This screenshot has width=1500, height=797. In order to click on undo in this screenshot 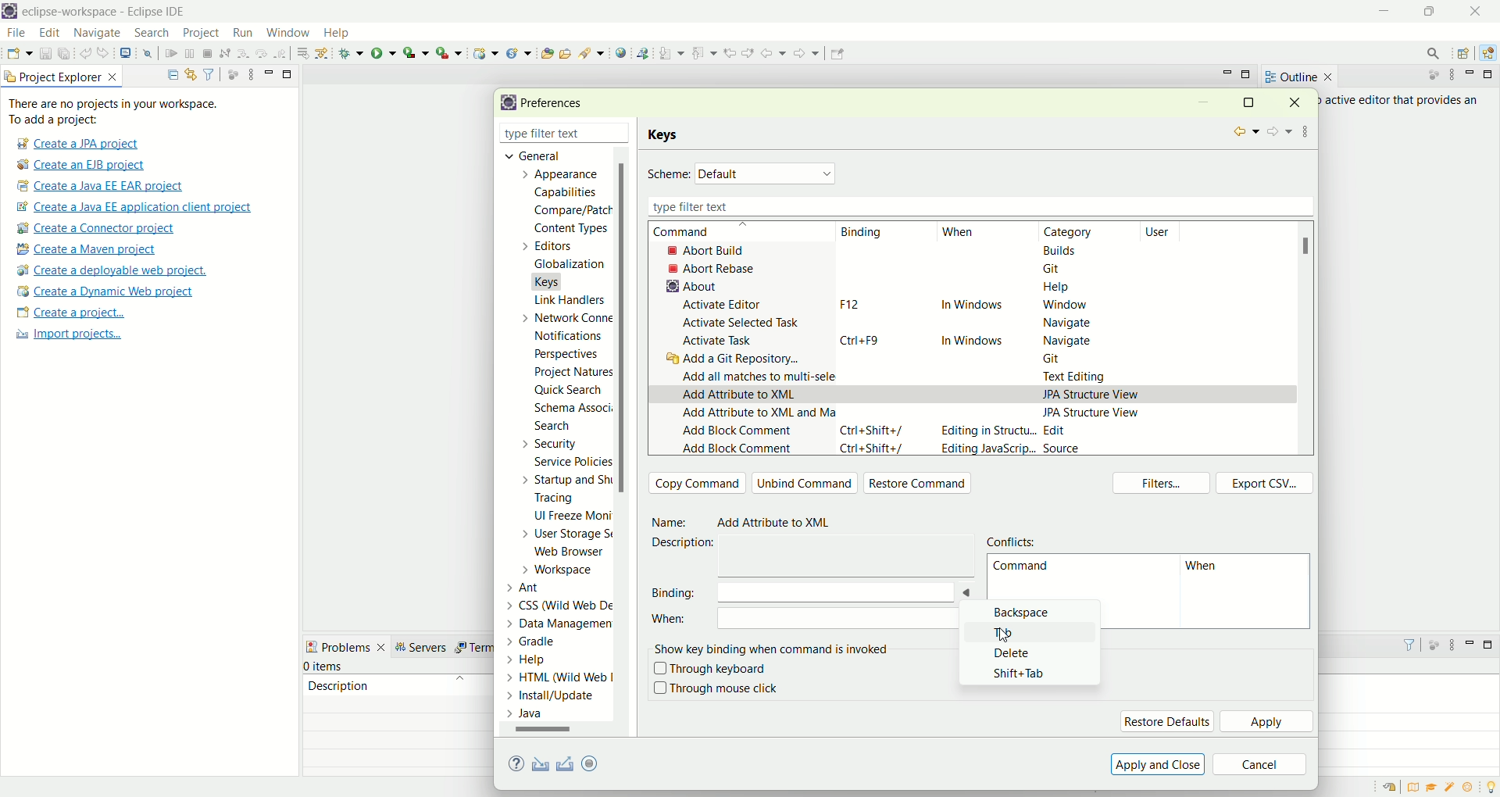, I will do `click(87, 54)`.